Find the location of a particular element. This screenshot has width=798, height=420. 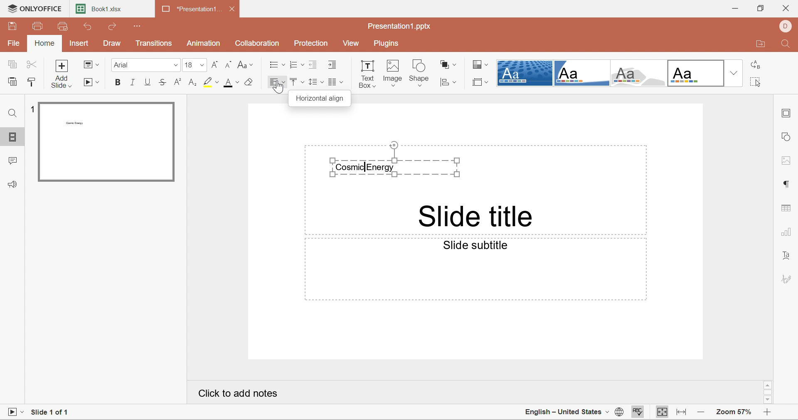

Save is located at coordinates (13, 26).